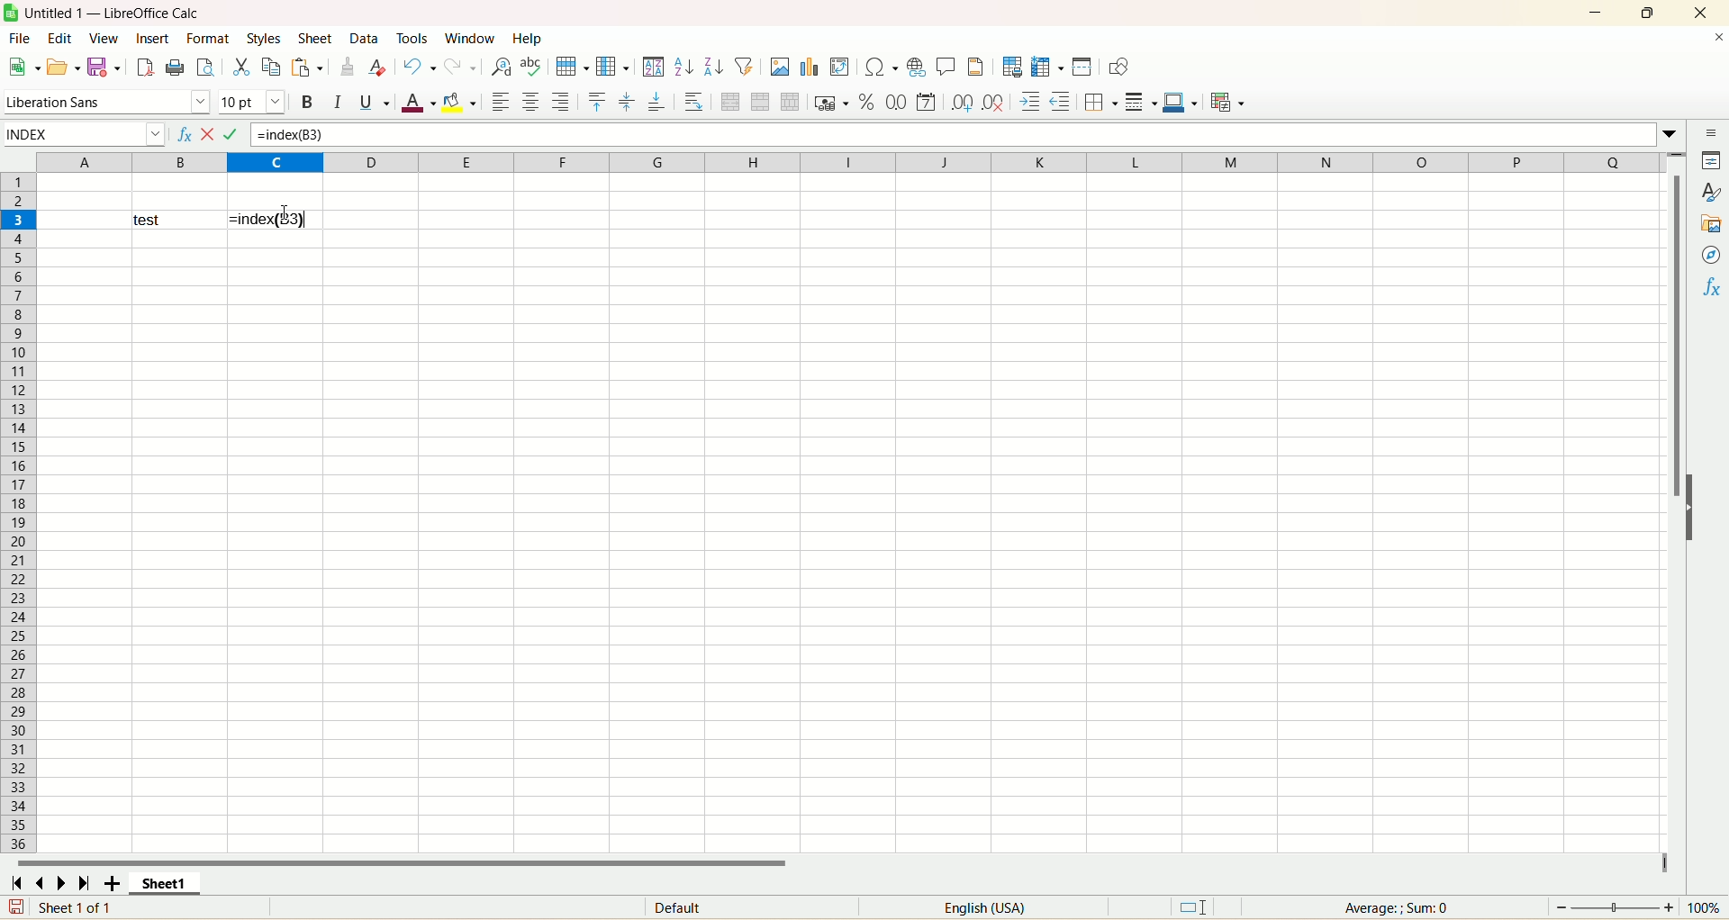 This screenshot has height=920, width=1729. What do you see at coordinates (1709, 223) in the screenshot?
I see `gallery` at bounding box center [1709, 223].